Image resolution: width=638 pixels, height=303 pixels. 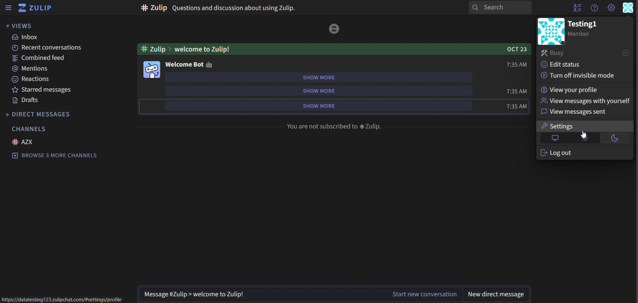 What do you see at coordinates (583, 137) in the screenshot?
I see `light theme` at bounding box center [583, 137].